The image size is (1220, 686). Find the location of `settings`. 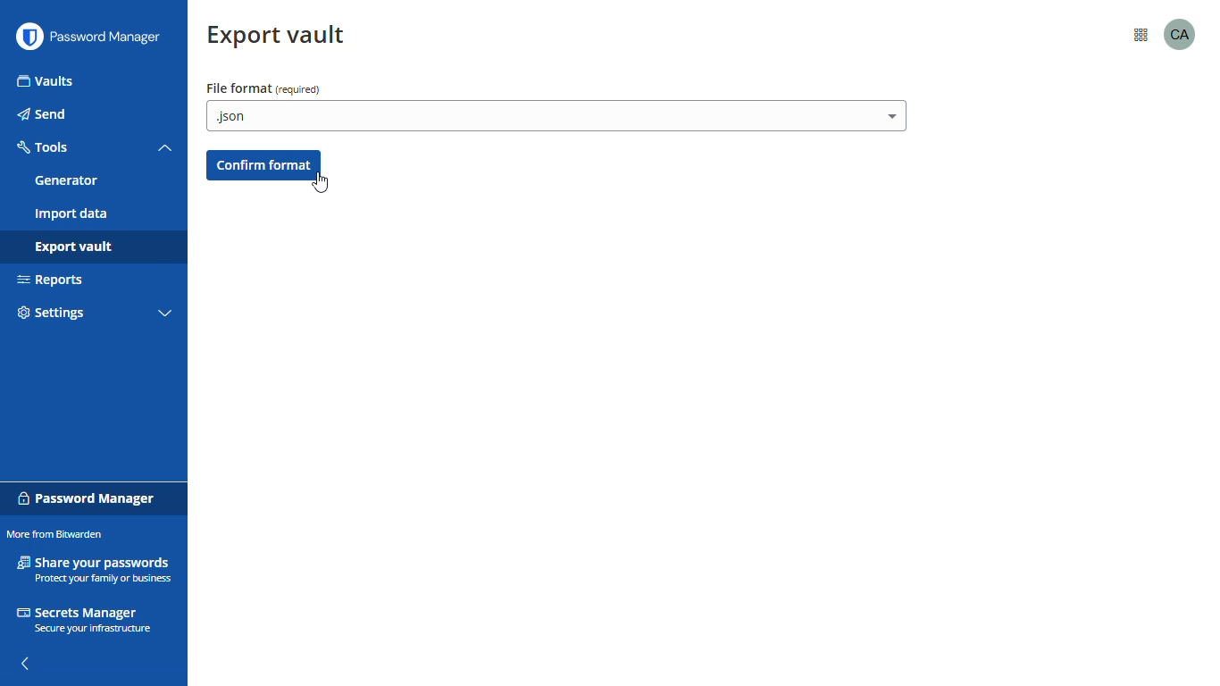

settings is located at coordinates (51, 314).